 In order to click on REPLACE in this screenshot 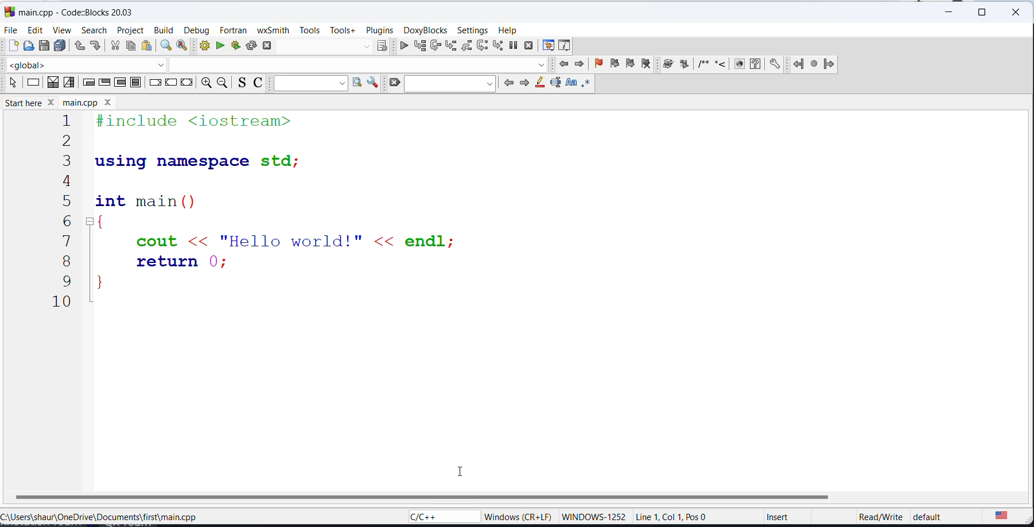, I will do `click(182, 46)`.